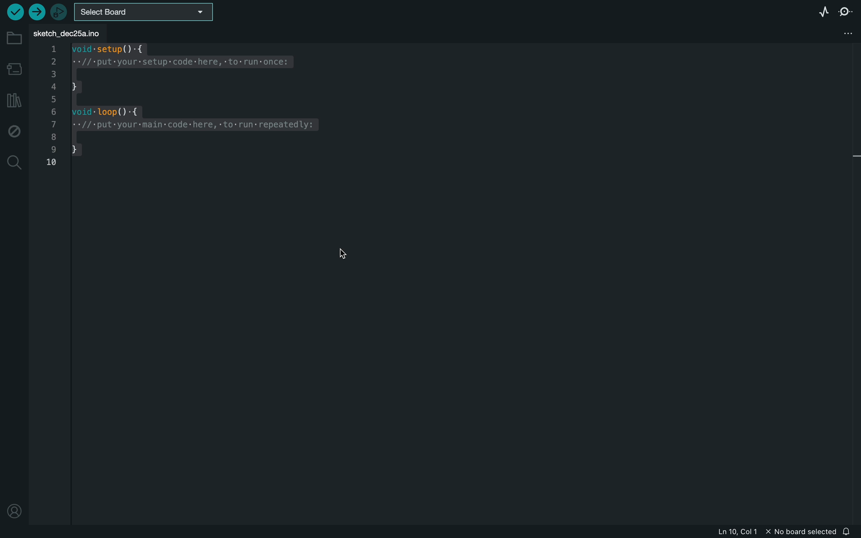 The height and width of the screenshot is (538, 861). I want to click on profile, so click(14, 508).